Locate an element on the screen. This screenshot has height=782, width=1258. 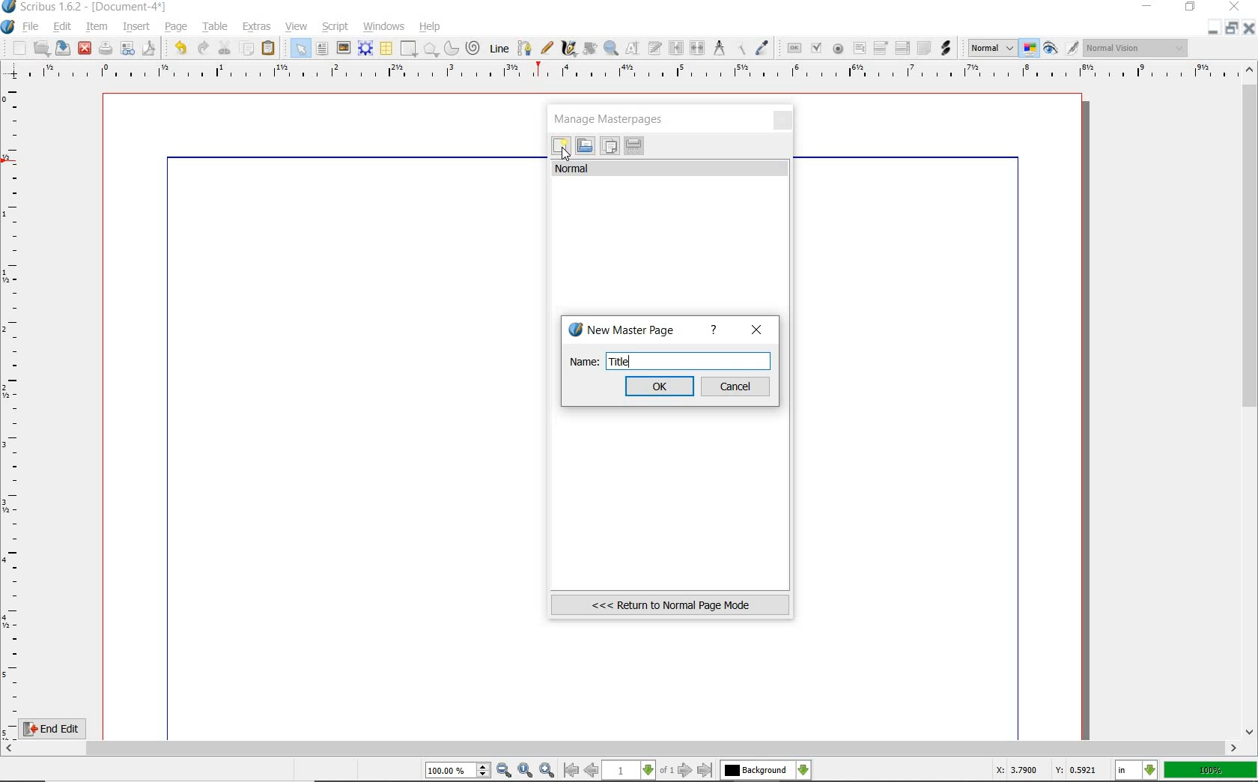
eye dropper is located at coordinates (763, 48).